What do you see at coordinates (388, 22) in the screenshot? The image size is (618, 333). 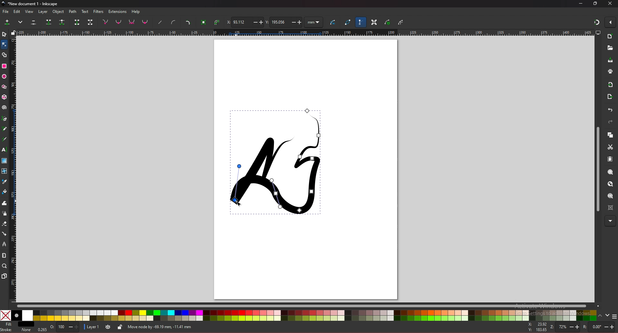 I see `show mask` at bounding box center [388, 22].